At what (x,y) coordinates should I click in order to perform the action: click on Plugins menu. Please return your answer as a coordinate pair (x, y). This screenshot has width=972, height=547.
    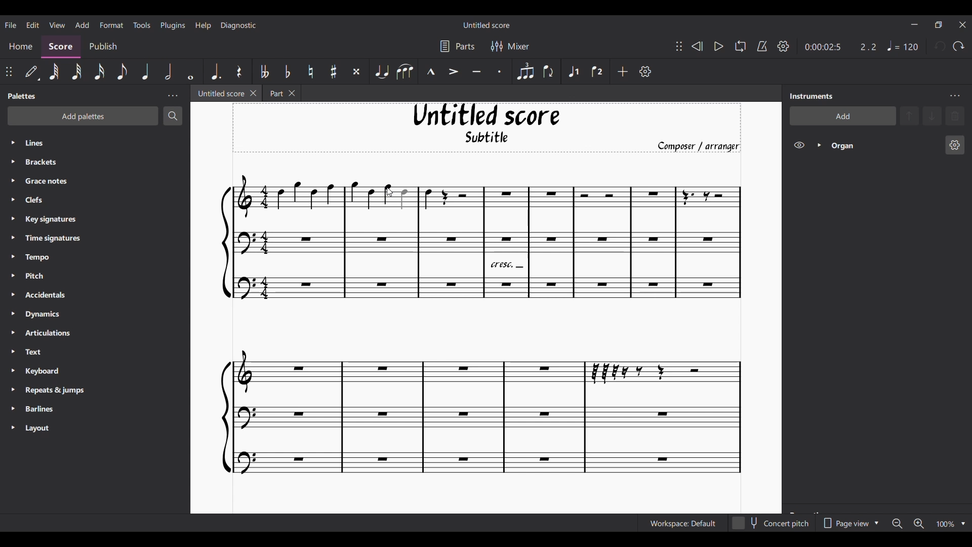
    Looking at the image, I should click on (172, 25).